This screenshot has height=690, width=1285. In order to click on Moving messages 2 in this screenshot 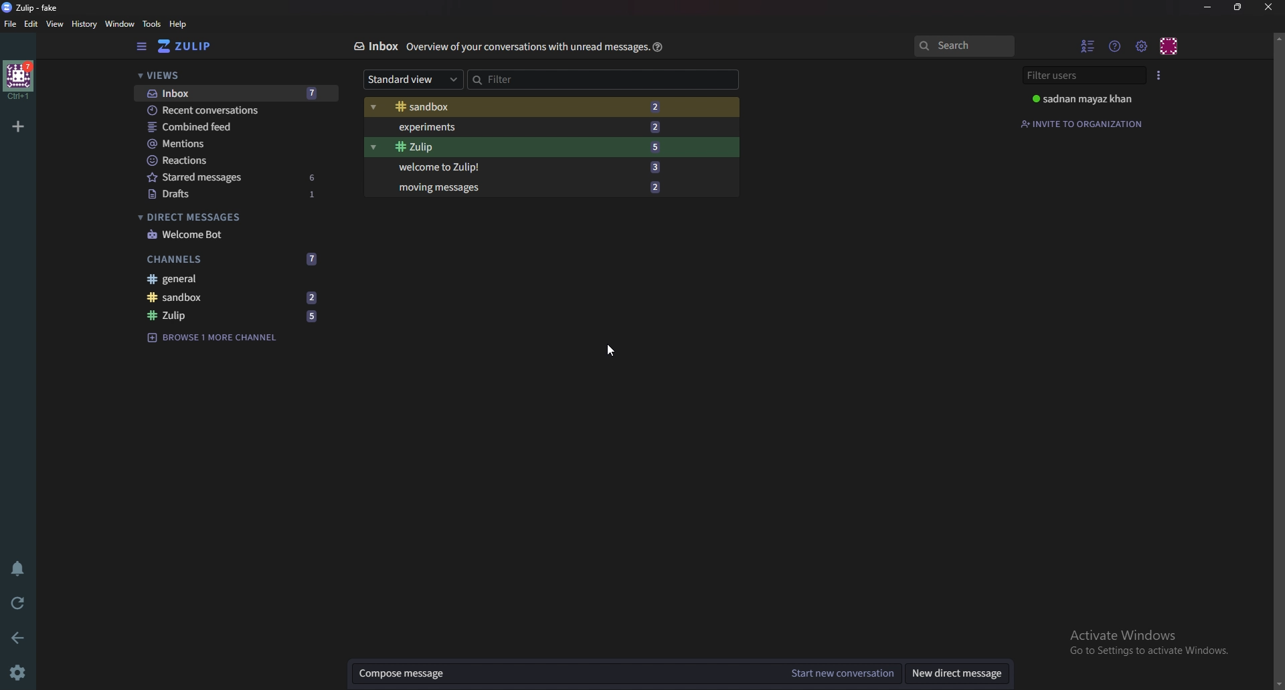, I will do `click(529, 187)`.